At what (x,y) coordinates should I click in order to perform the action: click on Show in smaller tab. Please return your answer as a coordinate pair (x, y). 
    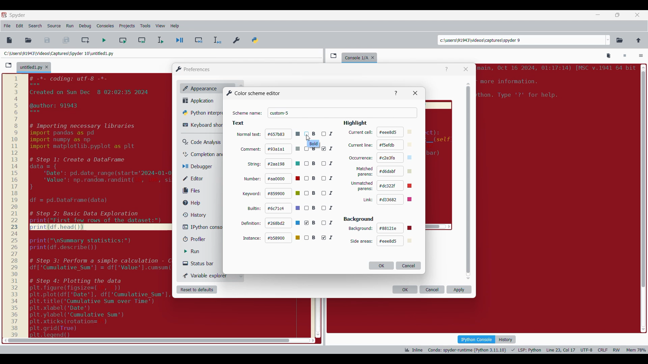
    Looking at the image, I should click on (617, 15).